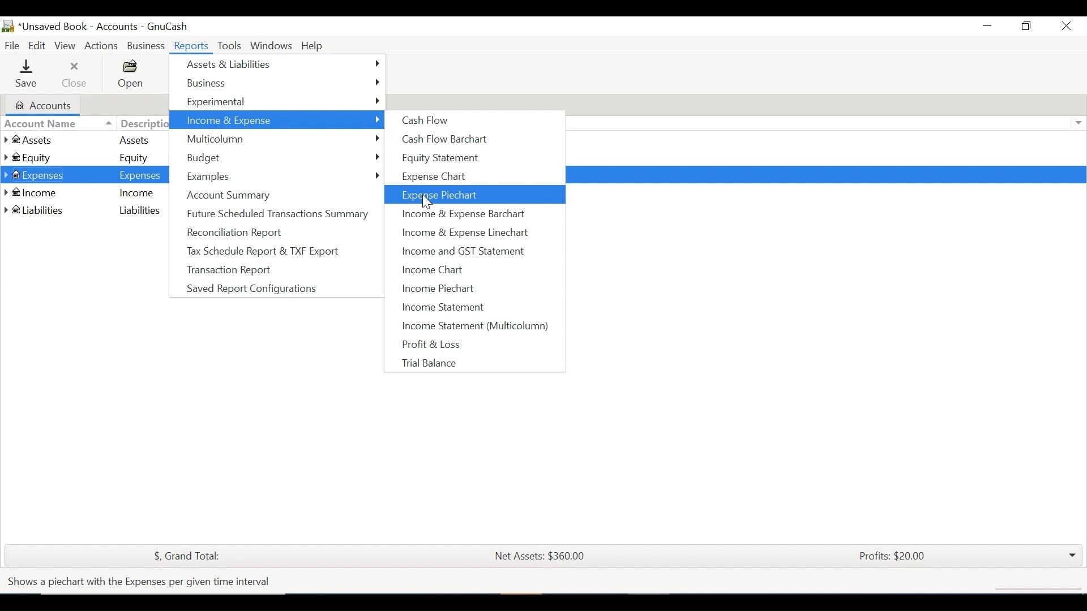  What do you see at coordinates (435, 158) in the screenshot?
I see `Equity Statement ` at bounding box center [435, 158].